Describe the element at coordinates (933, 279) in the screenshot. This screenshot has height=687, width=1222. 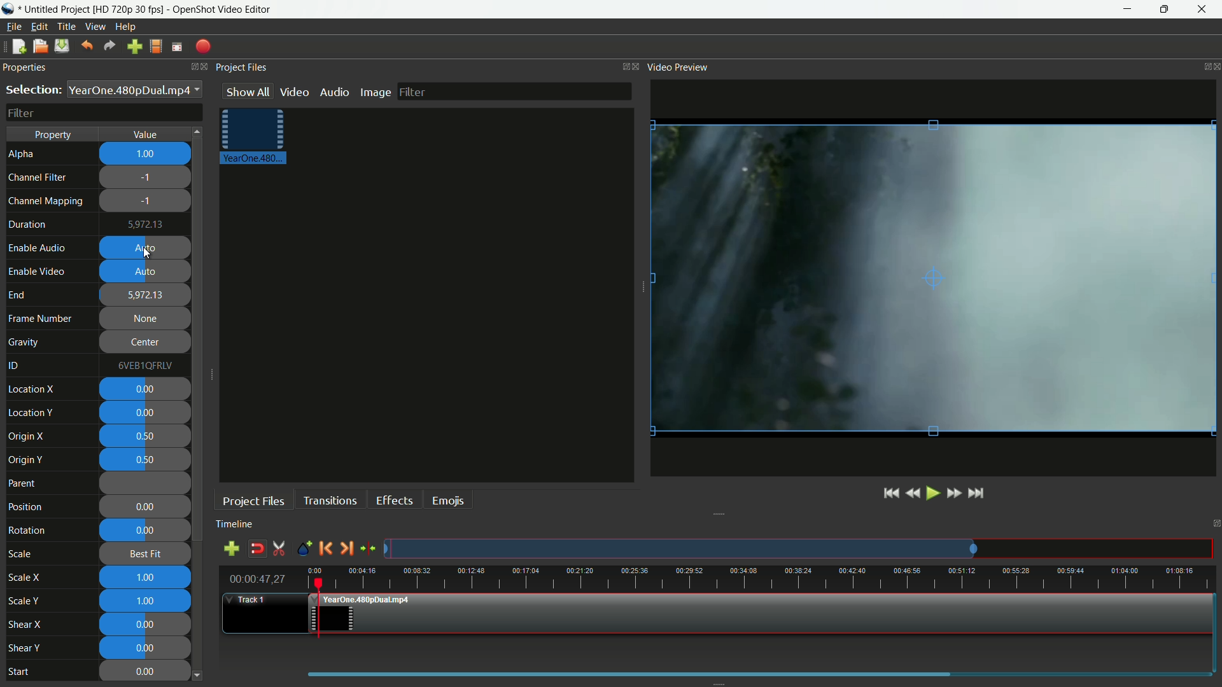
I see `video preview` at that location.